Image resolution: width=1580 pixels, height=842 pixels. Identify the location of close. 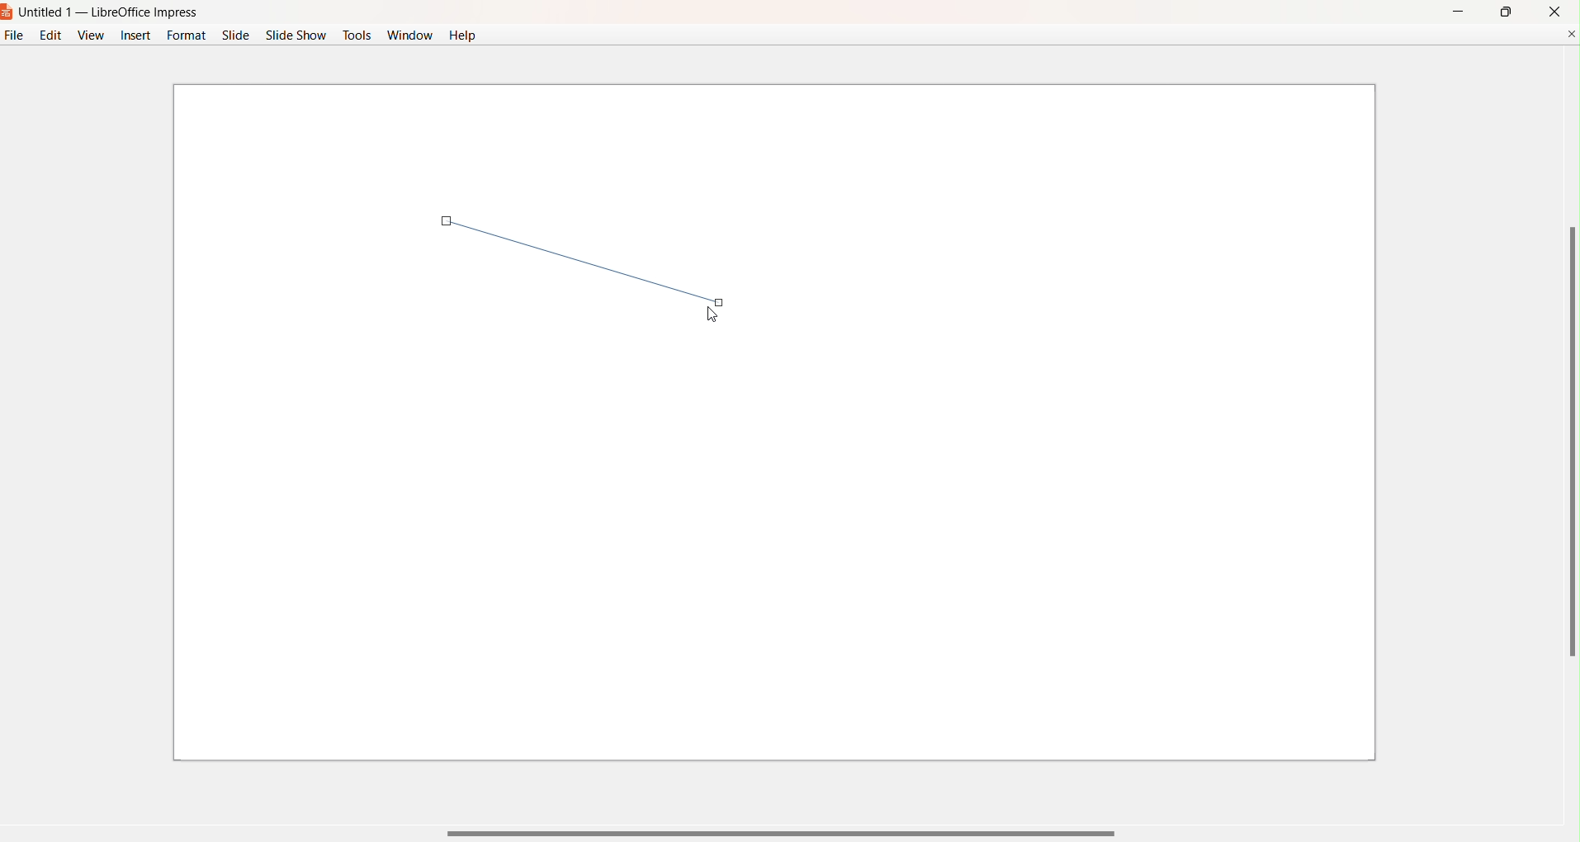
(1555, 11).